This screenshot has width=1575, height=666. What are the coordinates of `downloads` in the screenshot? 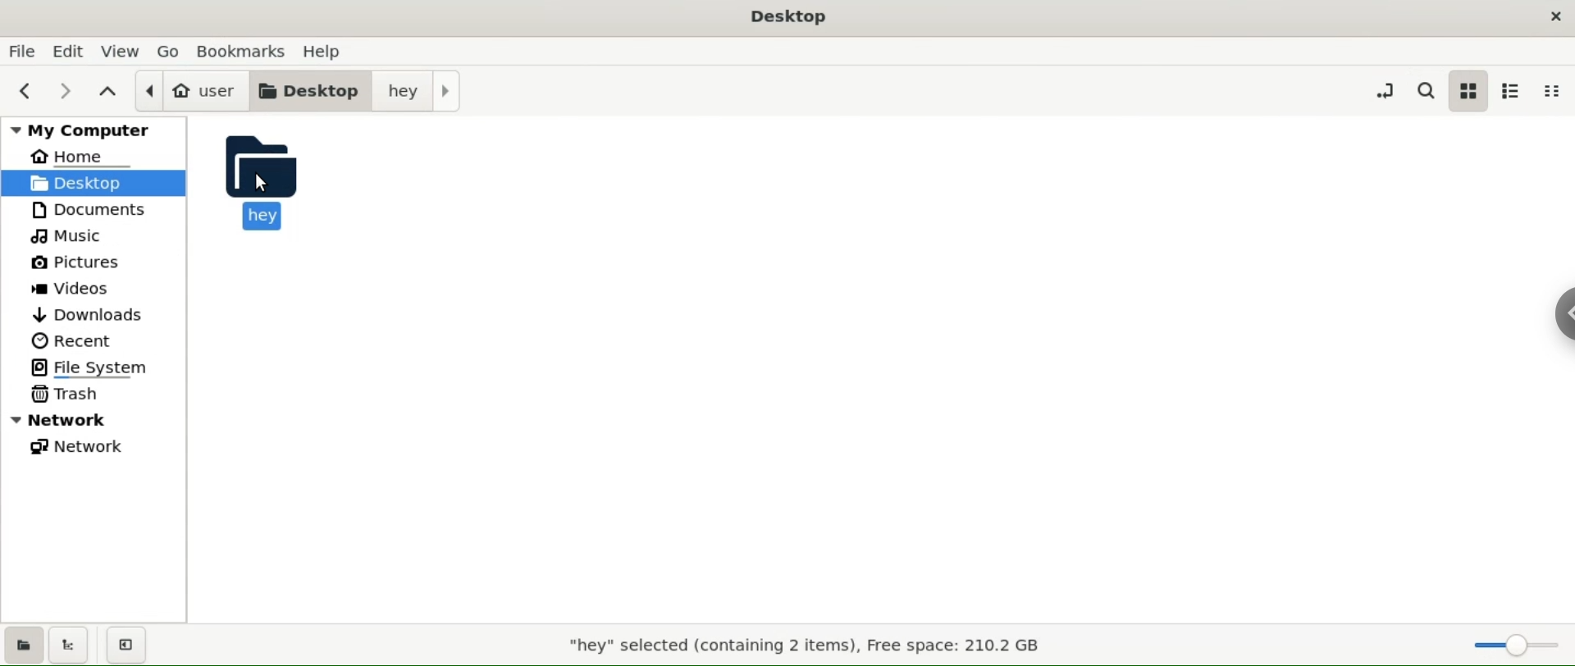 It's located at (94, 317).